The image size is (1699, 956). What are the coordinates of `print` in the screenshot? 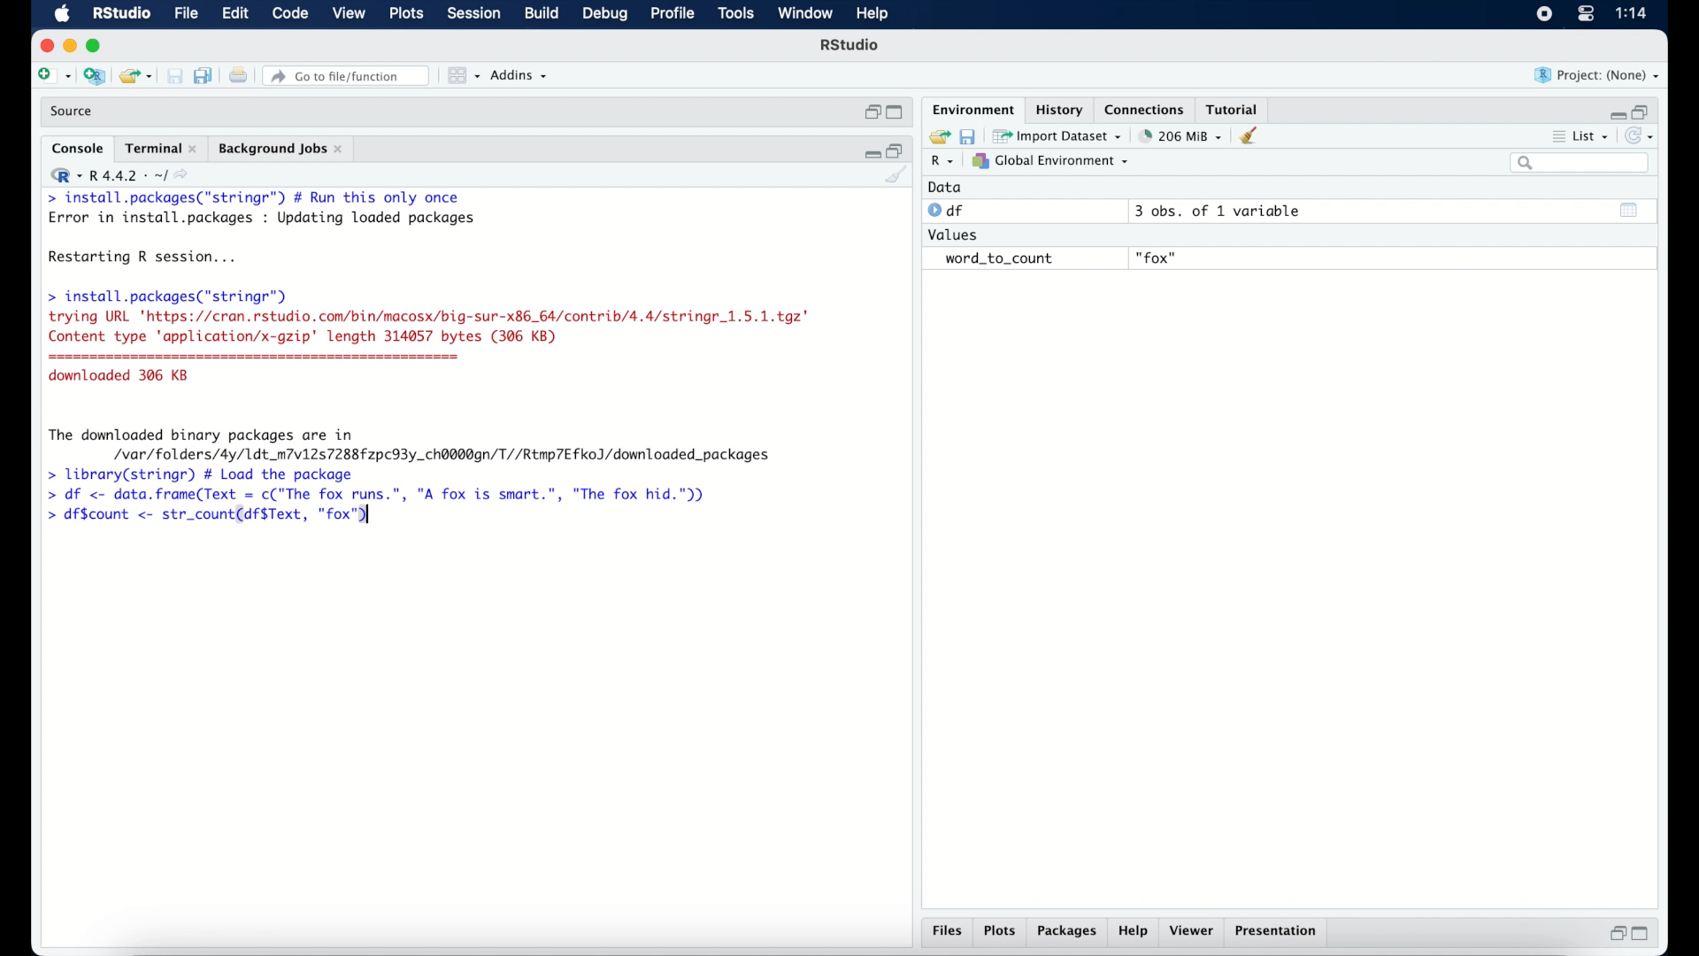 It's located at (238, 77).